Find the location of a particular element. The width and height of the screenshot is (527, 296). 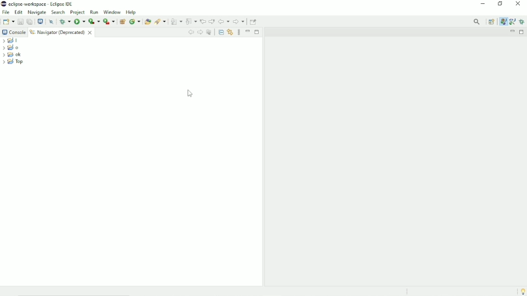

Open a terminal is located at coordinates (40, 21).